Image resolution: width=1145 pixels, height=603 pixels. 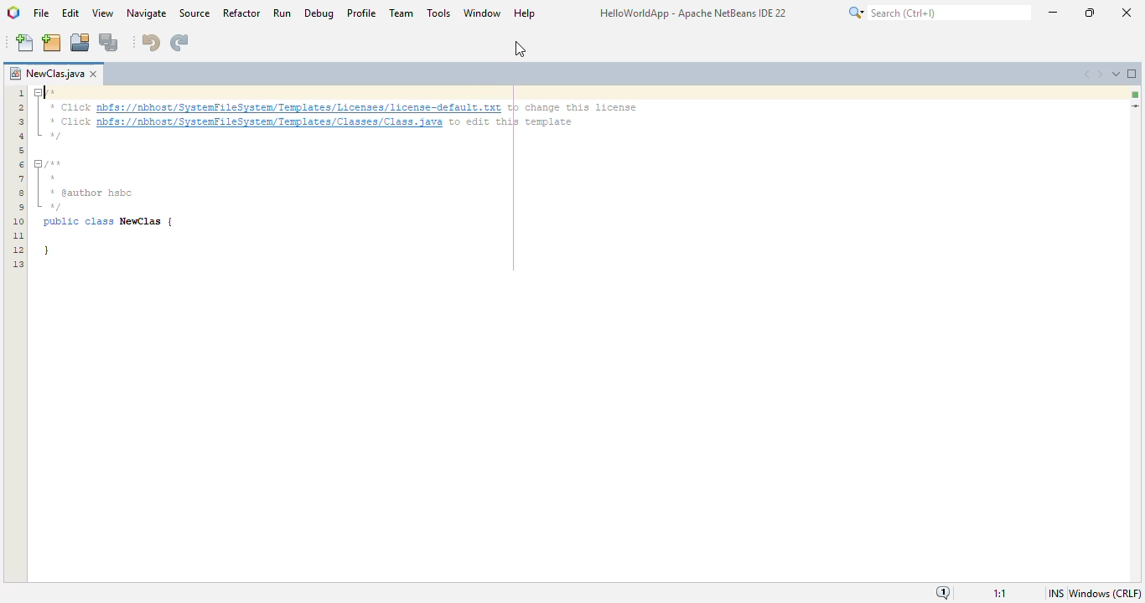 I want to click on profile, so click(x=362, y=13).